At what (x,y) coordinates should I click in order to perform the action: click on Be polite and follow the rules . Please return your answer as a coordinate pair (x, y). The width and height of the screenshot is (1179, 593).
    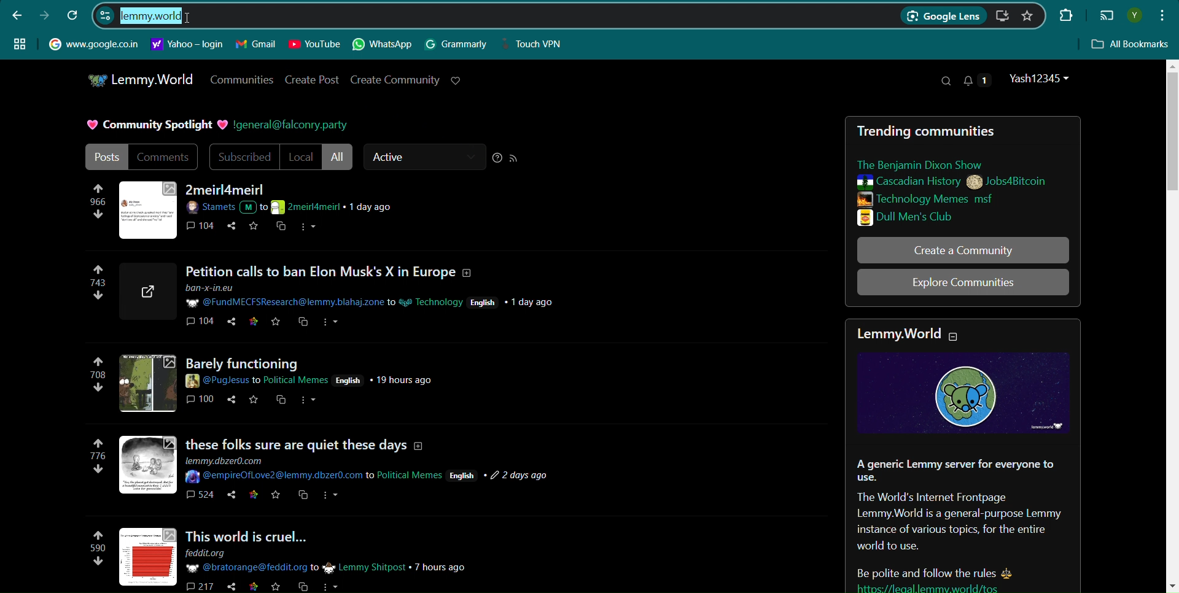
    Looking at the image, I should click on (920, 568).